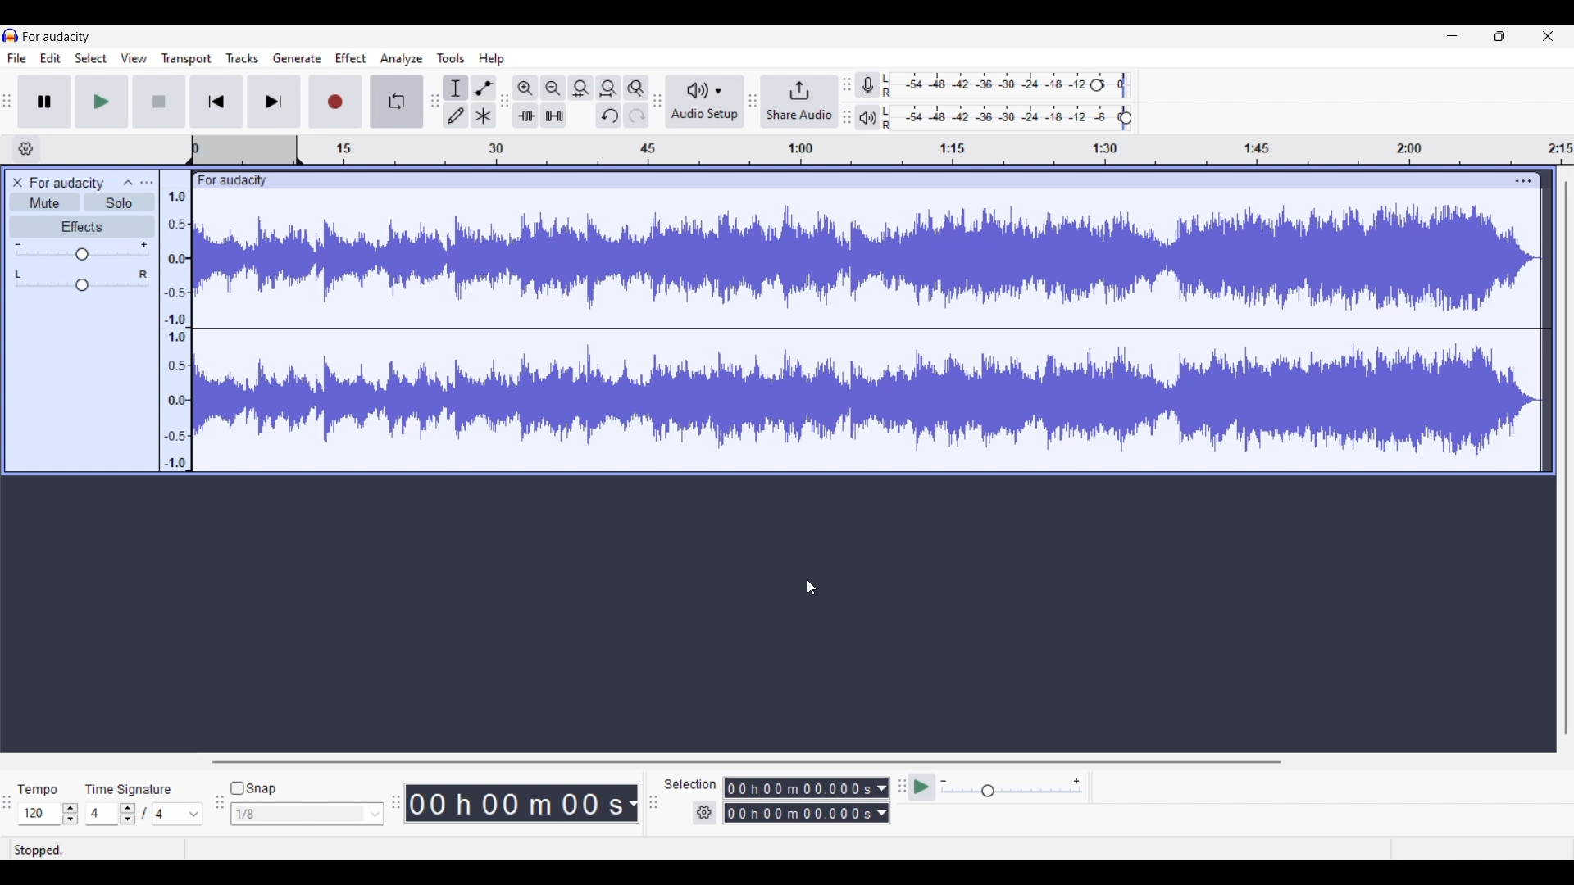 This screenshot has width=1574, height=885. Describe the element at coordinates (1499, 36) in the screenshot. I see `Show interface in a smaller tab` at that location.